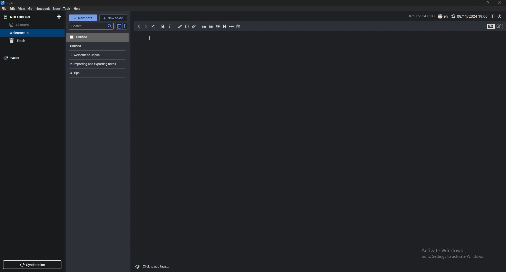 Image resolution: width=506 pixels, height=272 pixels. What do you see at coordinates (138, 27) in the screenshot?
I see `previous` at bounding box center [138, 27].